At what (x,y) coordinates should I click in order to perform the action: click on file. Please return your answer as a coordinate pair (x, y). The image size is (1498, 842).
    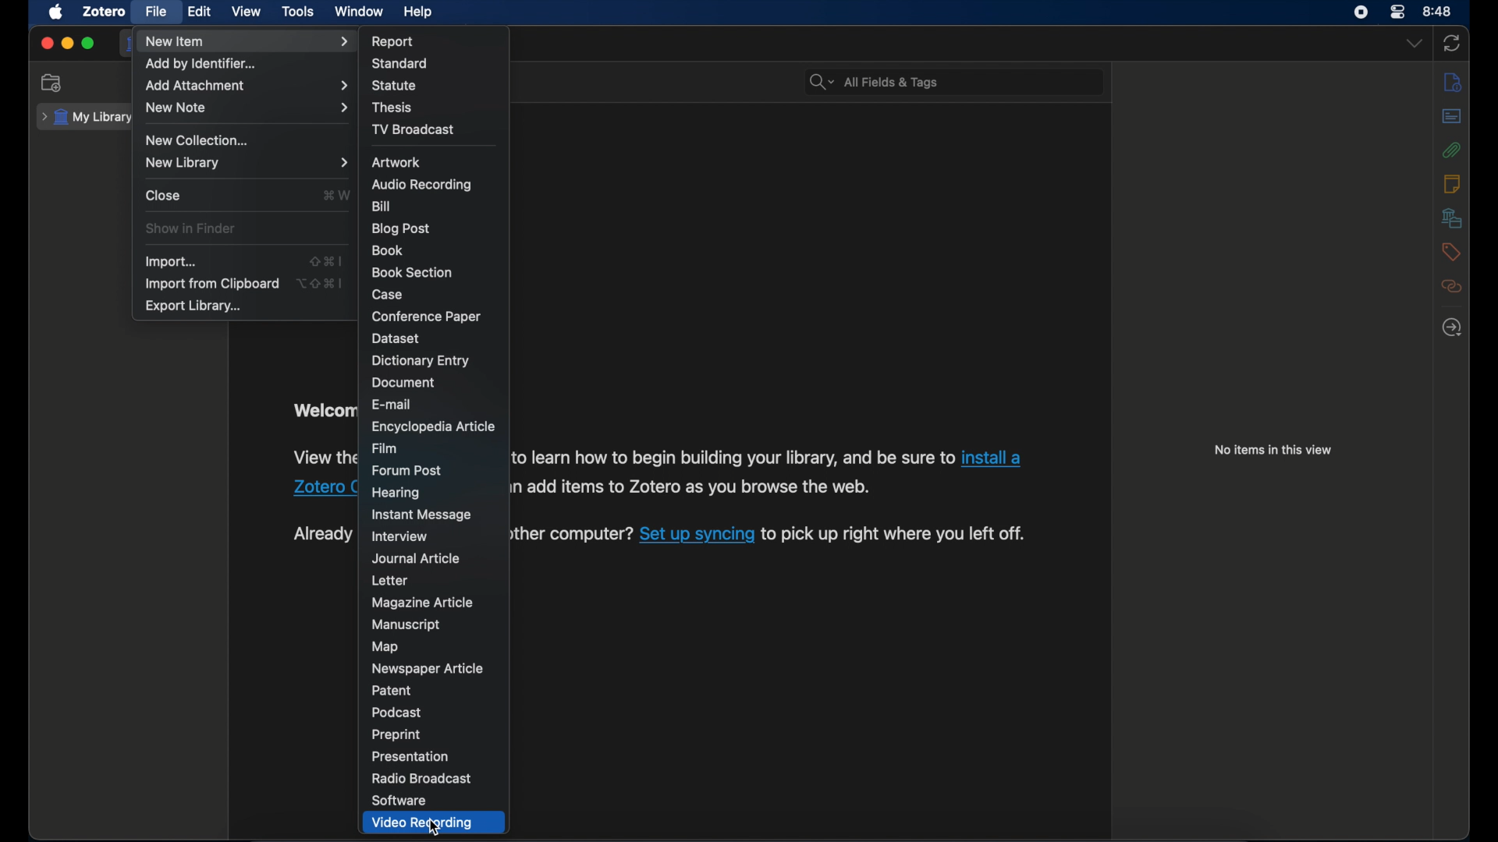
    Looking at the image, I should click on (155, 12).